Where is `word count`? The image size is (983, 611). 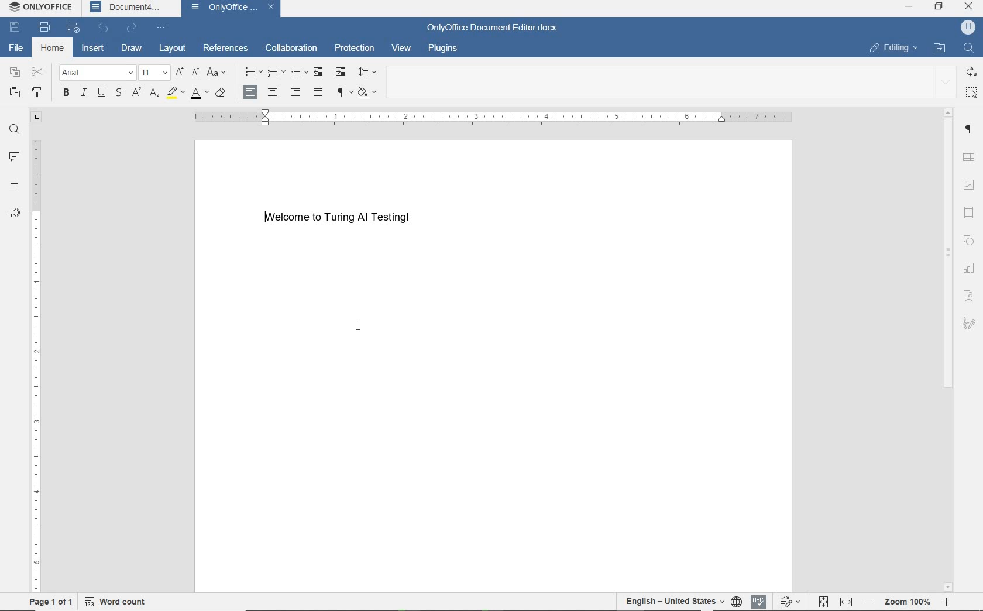 word count is located at coordinates (116, 603).